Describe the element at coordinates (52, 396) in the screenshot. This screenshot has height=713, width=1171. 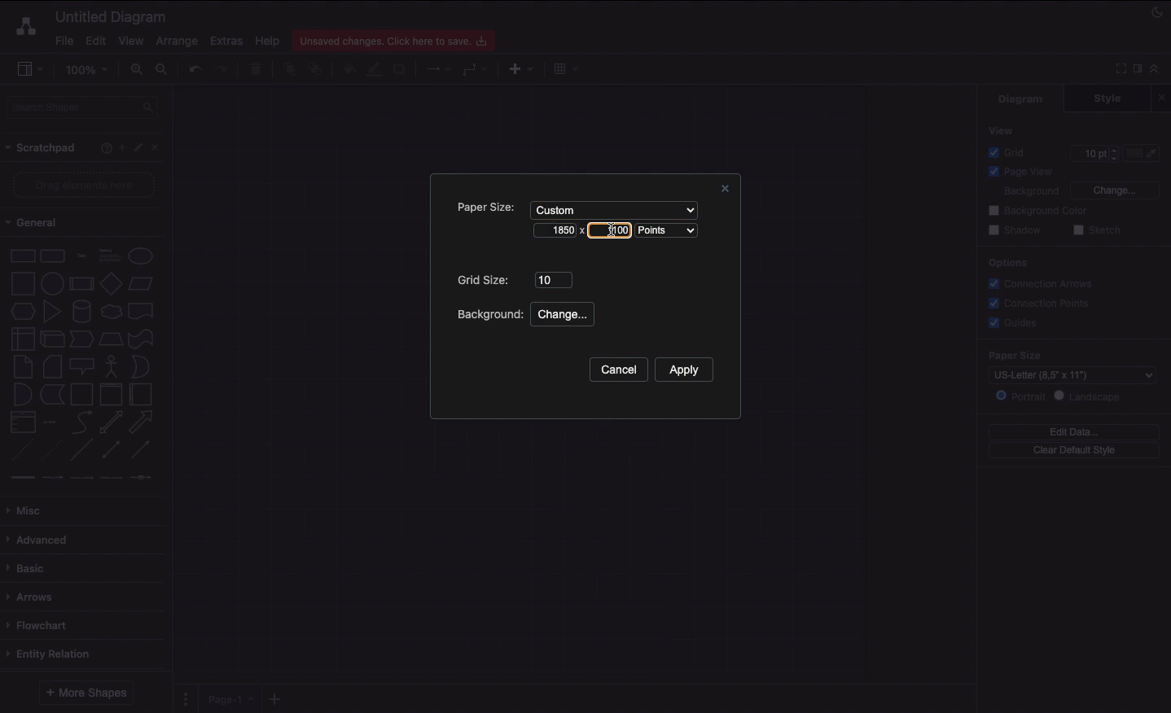
I see `Data storage` at that location.